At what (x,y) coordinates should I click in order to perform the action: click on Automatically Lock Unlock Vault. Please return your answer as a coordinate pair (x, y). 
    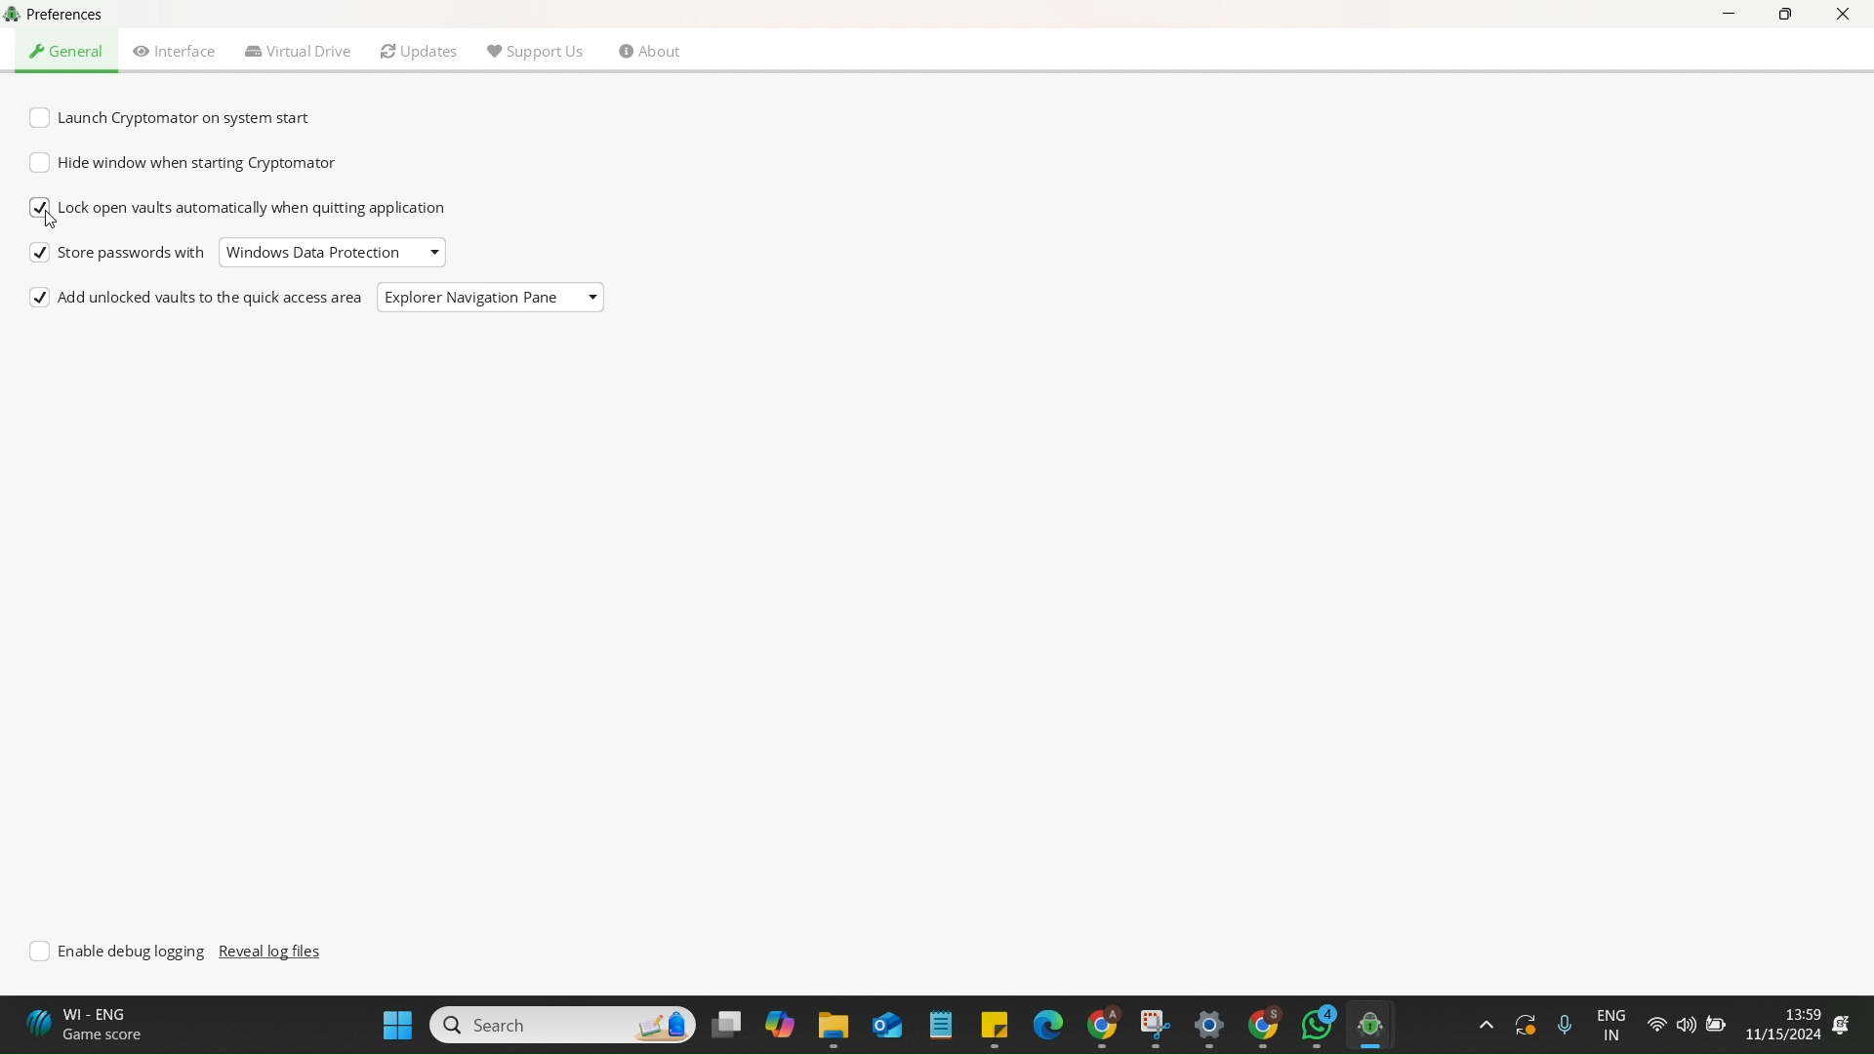
    Looking at the image, I should click on (241, 210).